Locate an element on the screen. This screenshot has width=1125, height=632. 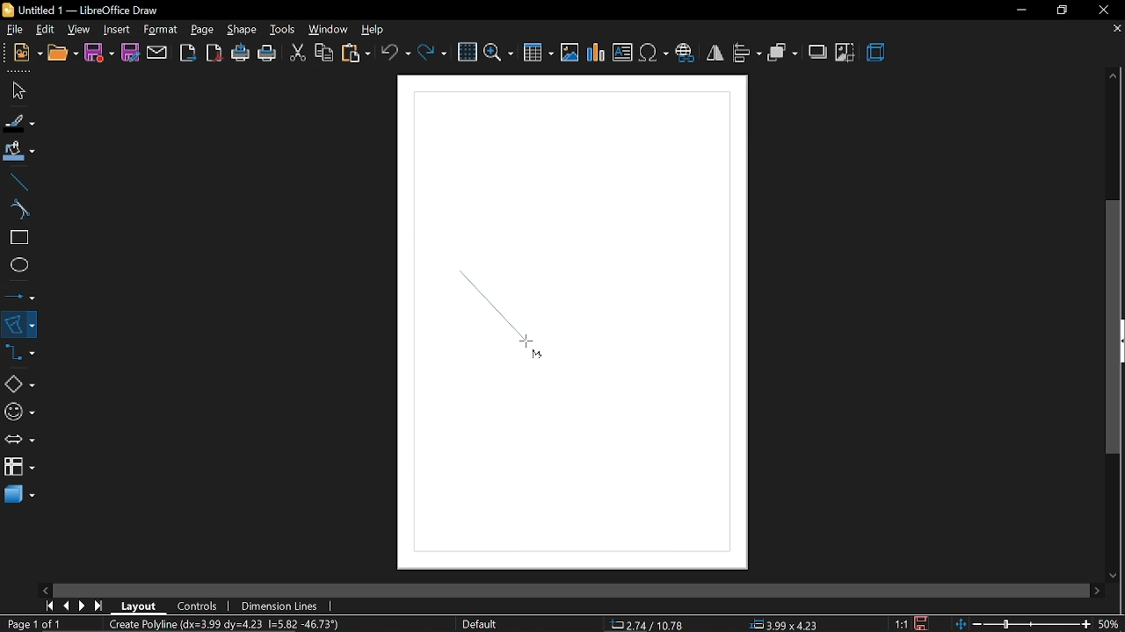
crop is located at coordinates (845, 53).